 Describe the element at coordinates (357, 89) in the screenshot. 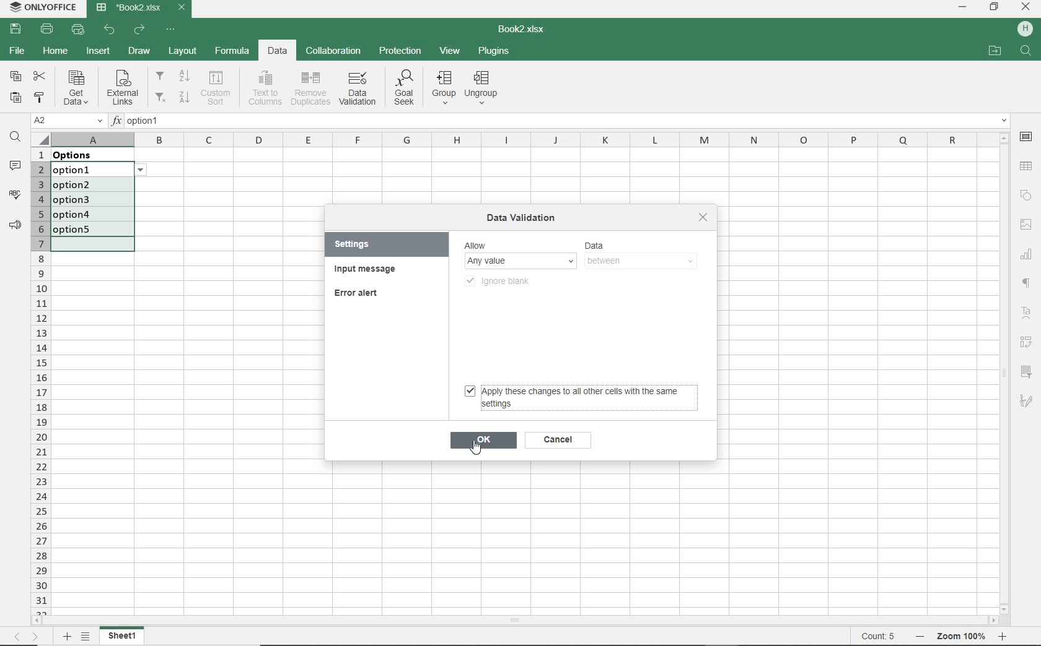

I see `DATA VALIDATION` at that location.